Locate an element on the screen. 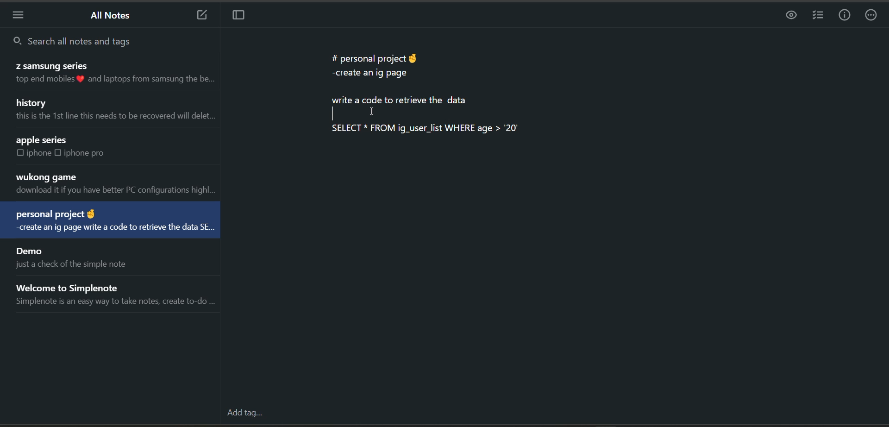 This screenshot has height=427, width=889. insert checklist is located at coordinates (817, 16).